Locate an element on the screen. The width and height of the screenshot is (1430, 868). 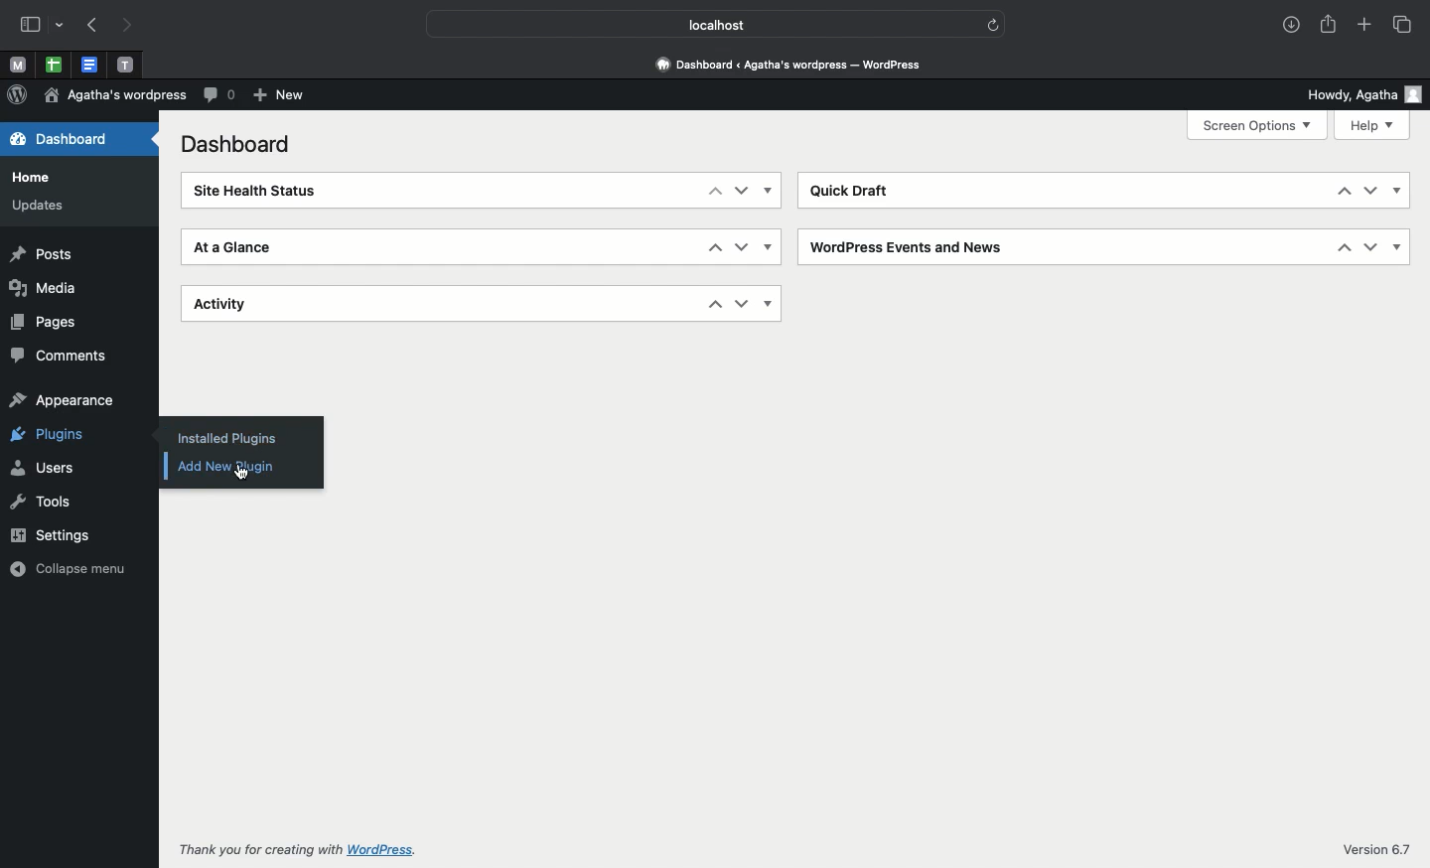
Show is located at coordinates (770, 189).